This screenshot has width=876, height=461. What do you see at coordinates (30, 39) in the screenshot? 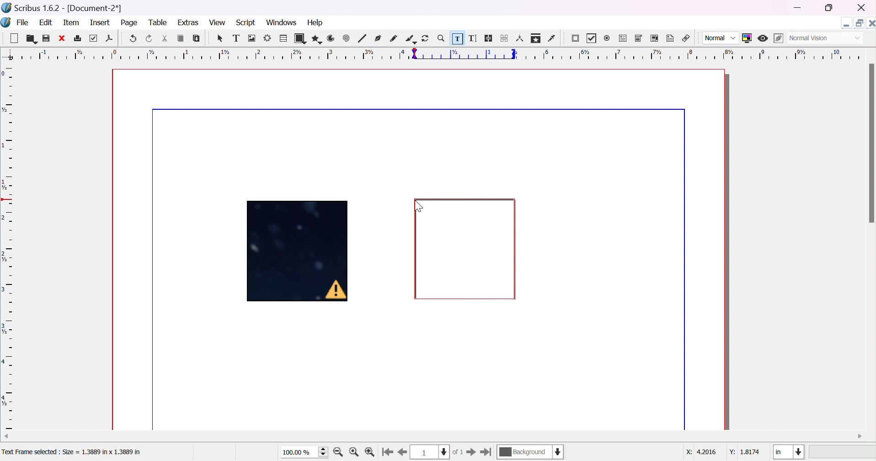
I see `open` at bounding box center [30, 39].